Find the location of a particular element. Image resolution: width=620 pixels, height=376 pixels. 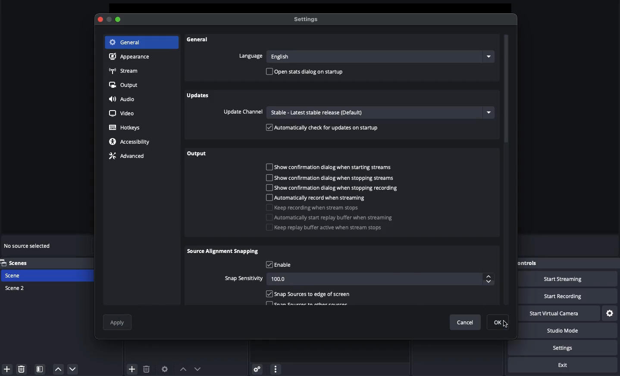

cursor is located at coordinates (498, 321).